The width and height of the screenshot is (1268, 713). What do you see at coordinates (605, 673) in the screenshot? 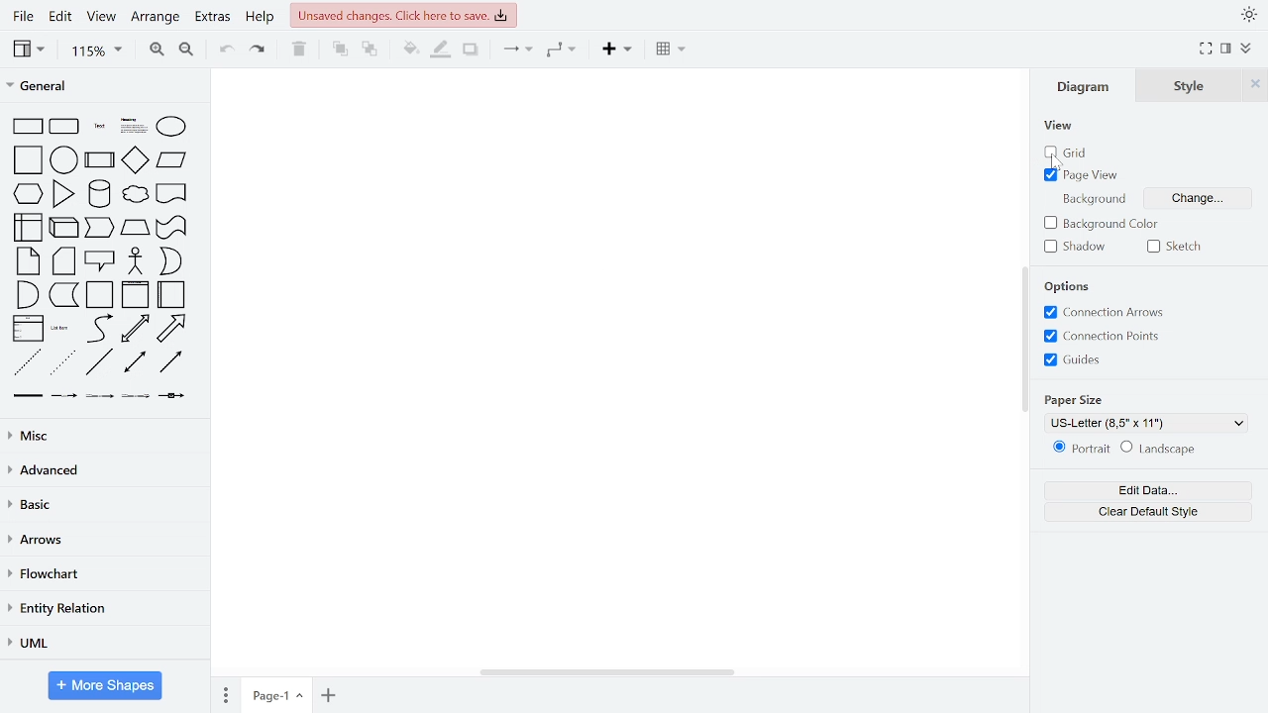
I see `horizontal scrollbar` at bounding box center [605, 673].